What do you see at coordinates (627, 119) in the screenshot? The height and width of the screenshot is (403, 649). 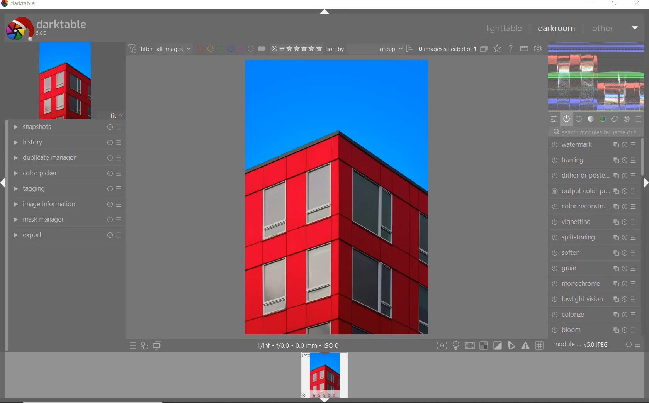 I see `effect` at bounding box center [627, 119].